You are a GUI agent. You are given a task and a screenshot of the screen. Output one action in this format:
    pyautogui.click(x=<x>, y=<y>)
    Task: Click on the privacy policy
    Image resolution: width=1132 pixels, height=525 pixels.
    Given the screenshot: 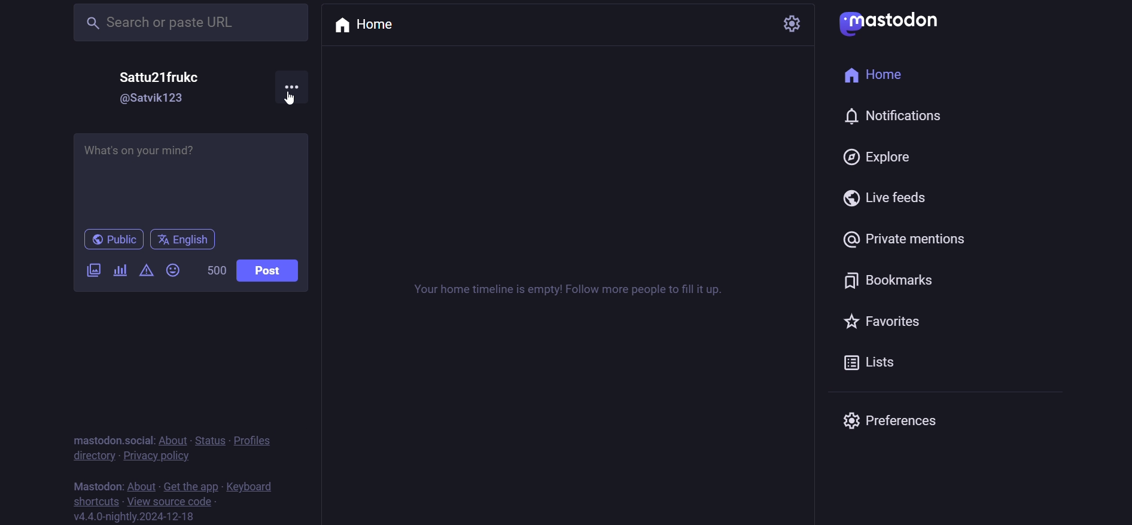 What is the action you would take?
    pyautogui.click(x=160, y=456)
    